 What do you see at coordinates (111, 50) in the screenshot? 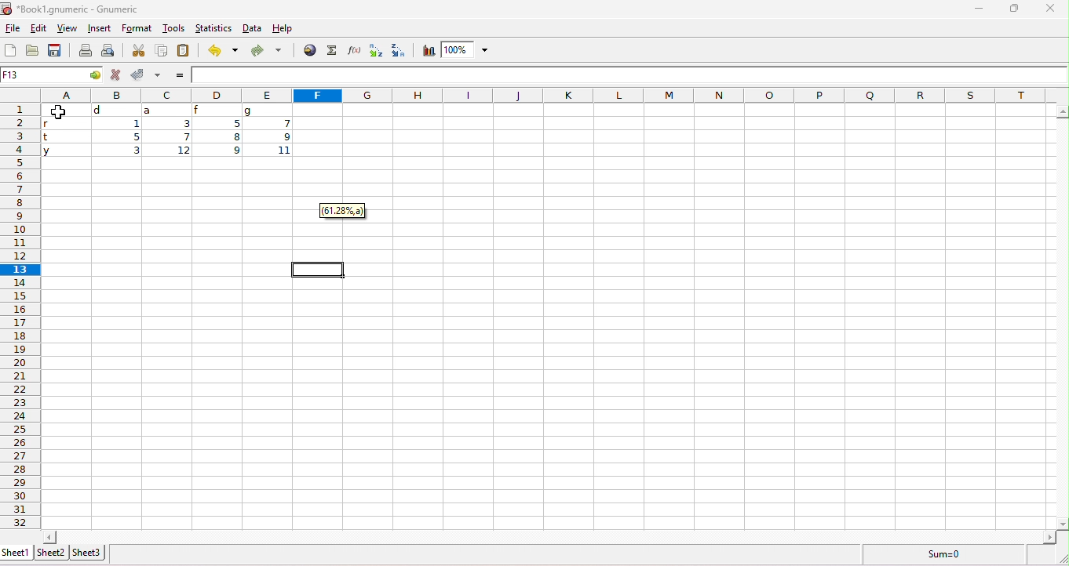
I see `print preview` at bounding box center [111, 50].